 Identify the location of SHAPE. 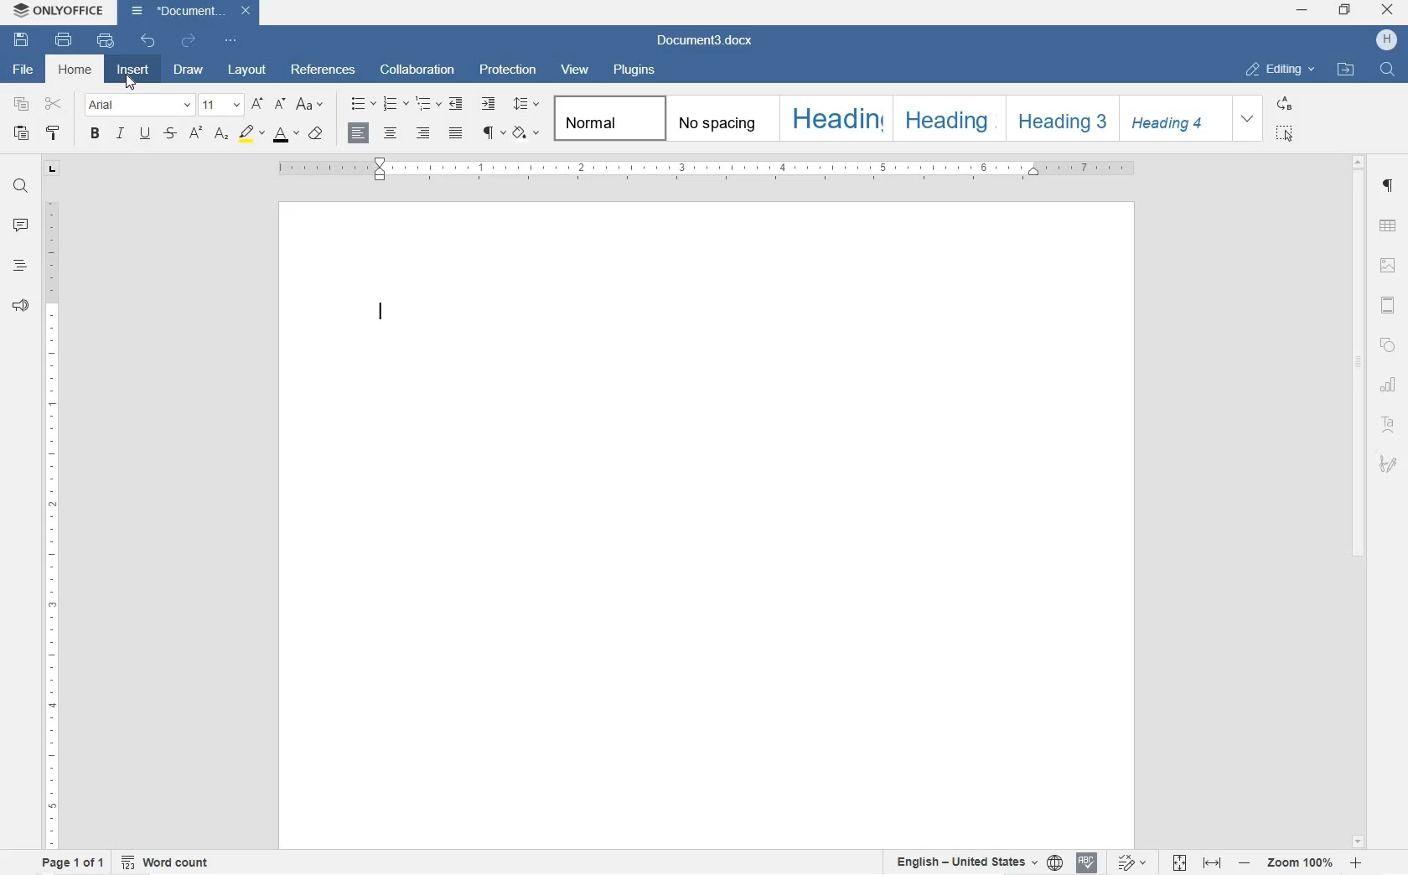
(1386, 348).